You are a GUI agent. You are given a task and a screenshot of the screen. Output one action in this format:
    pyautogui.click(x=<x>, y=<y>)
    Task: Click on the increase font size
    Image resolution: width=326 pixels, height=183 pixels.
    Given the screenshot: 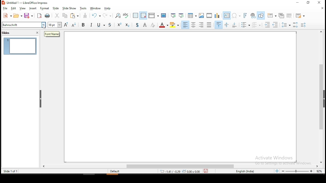 What is the action you would take?
    pyautogui.click(x=66, y=24)
    